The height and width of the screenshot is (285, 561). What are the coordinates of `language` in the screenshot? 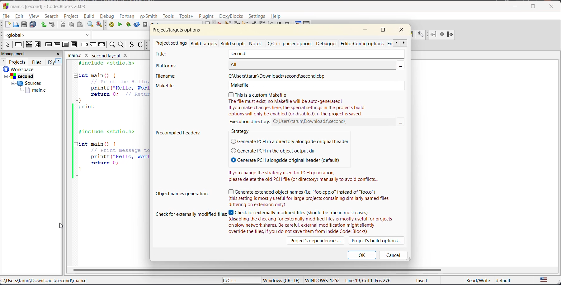 It's located at (241, 281).